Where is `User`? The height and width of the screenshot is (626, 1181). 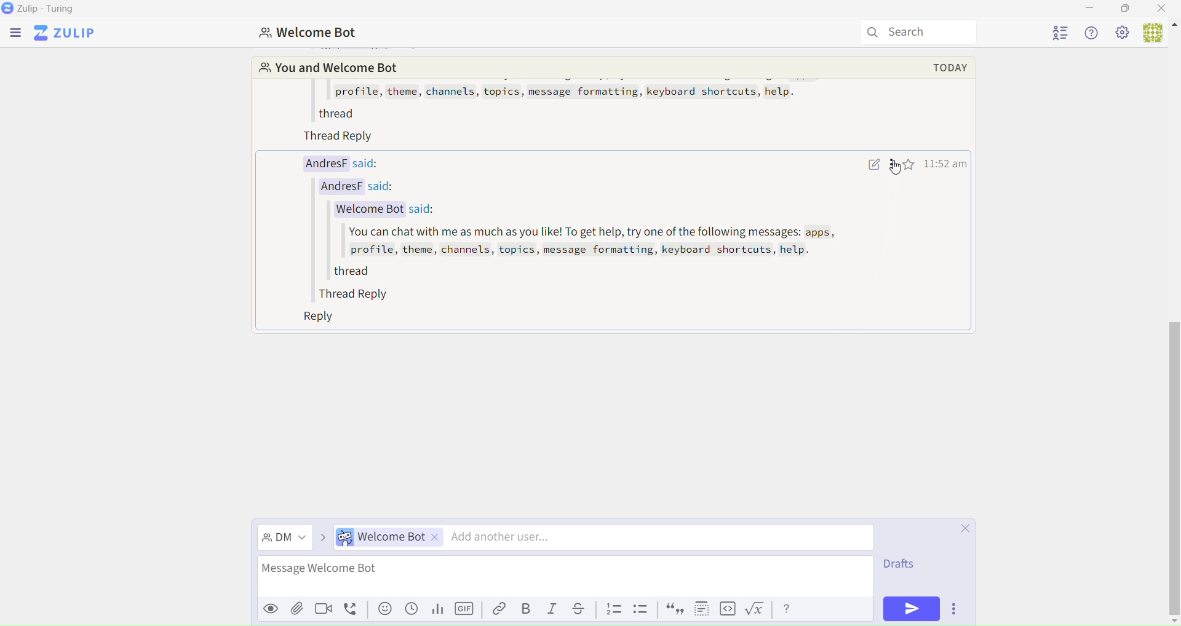
User is located at coordinates (1161, 33).